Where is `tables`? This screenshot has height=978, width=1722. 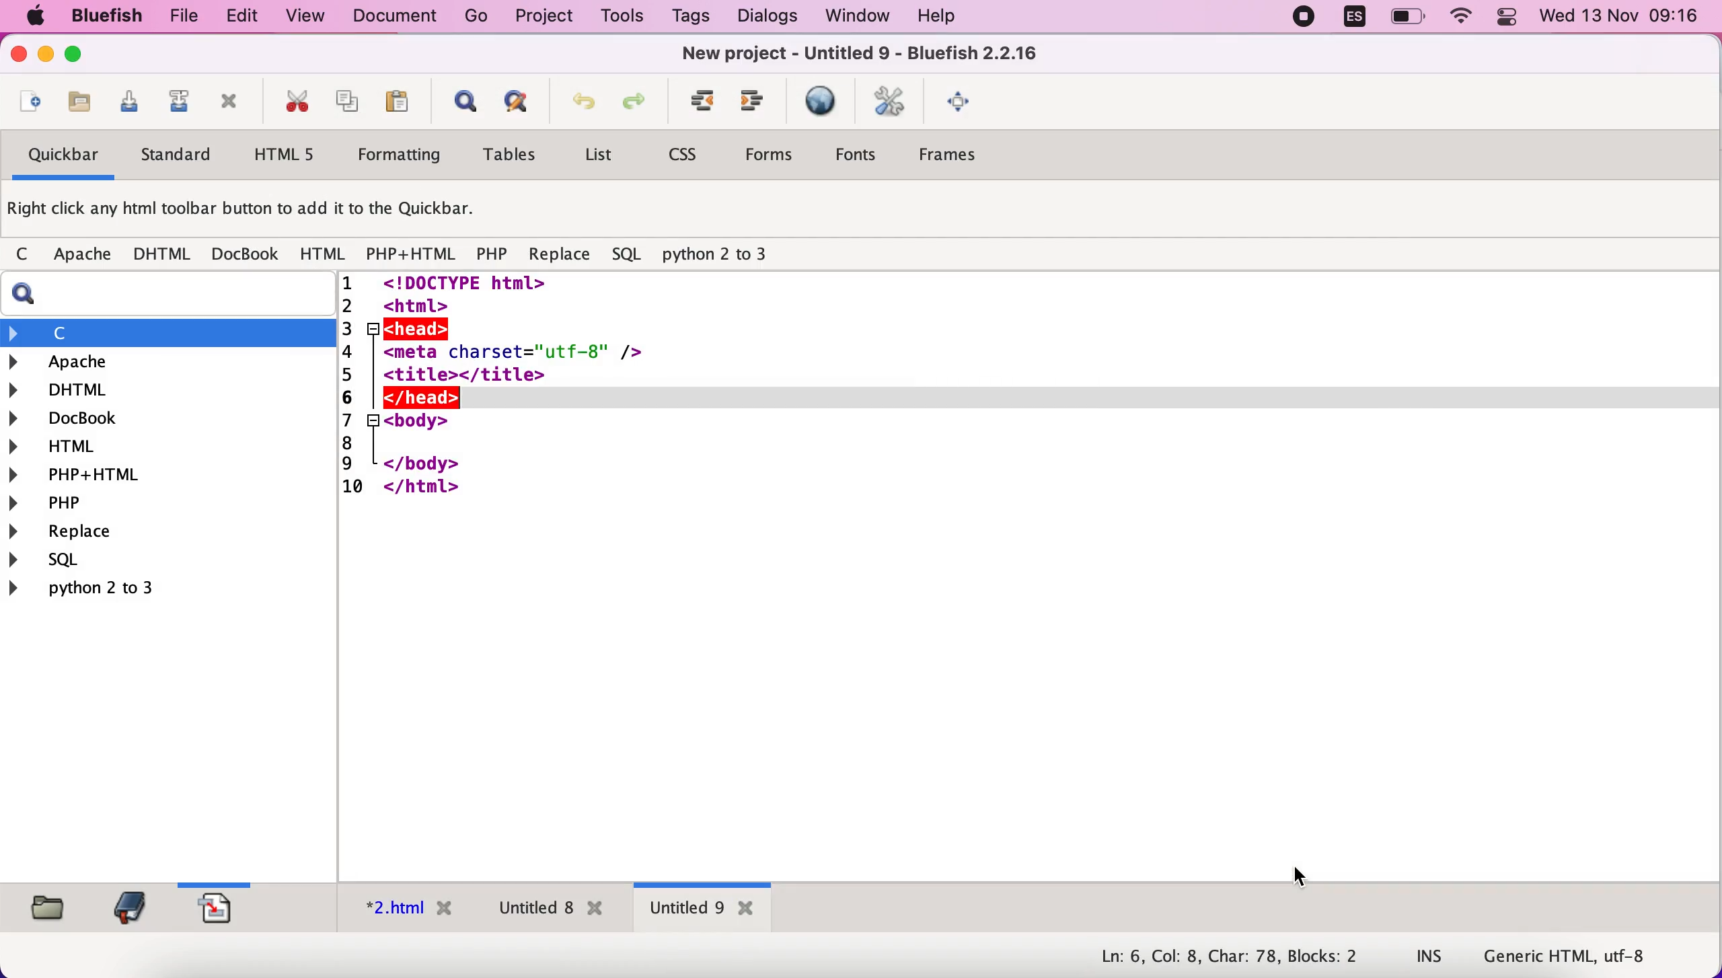
tables is located at coordinates (510, 157).